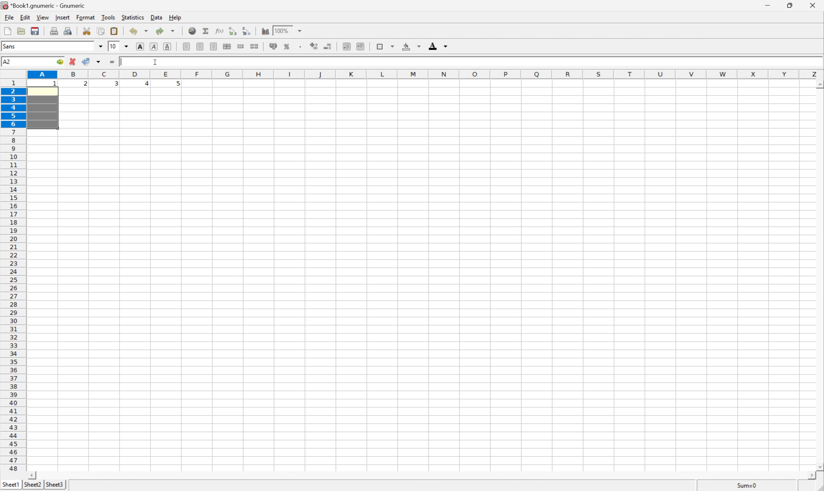  What do you see at coordinates (300, 31) in the screenshot?
I see `drop down` at bounding box center [300, 31].